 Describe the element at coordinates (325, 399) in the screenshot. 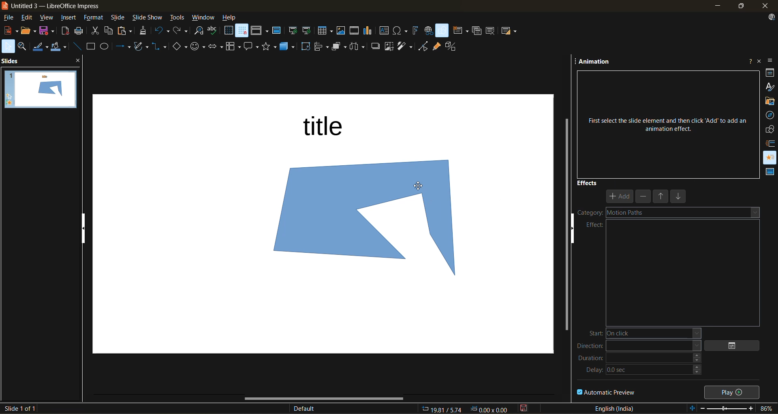

I see `horizontal scroll bar` at that location.